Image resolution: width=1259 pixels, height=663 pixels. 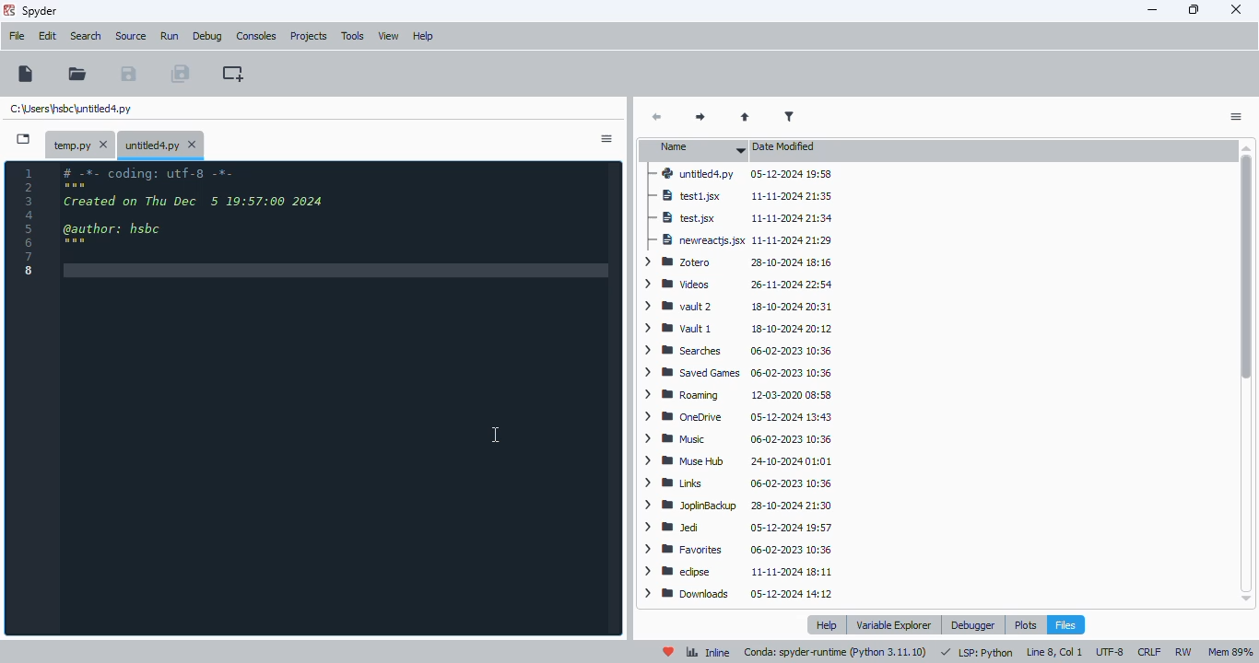 I want to click on minimize, so click(x=1153, y=10).